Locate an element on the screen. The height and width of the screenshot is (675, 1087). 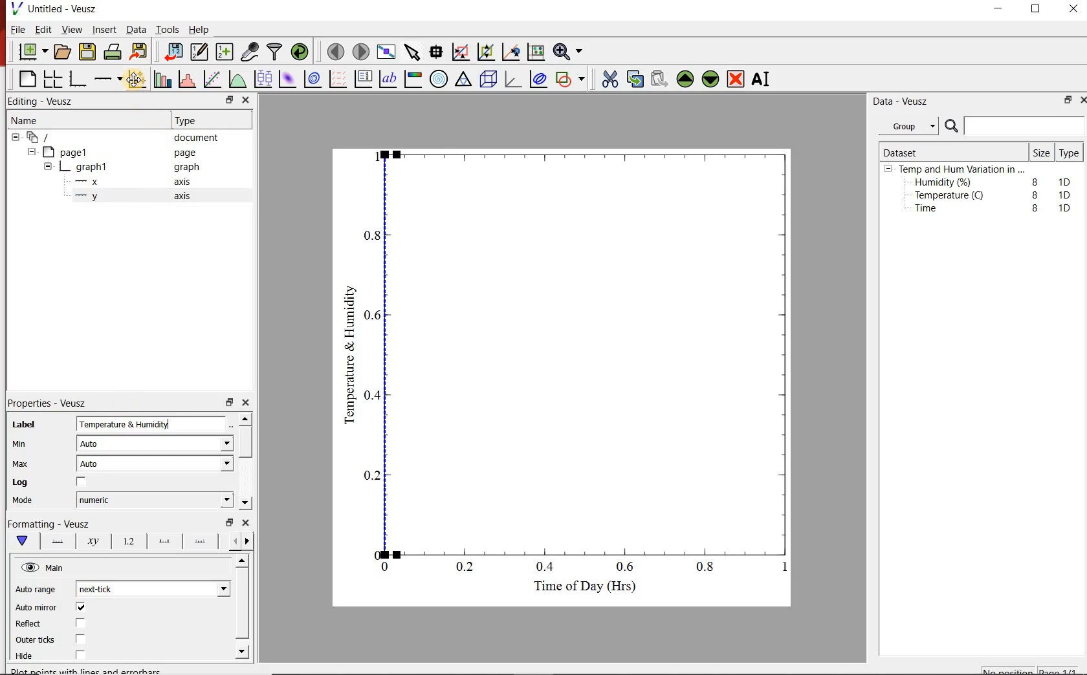
close is located at coordinates (1074, 9).